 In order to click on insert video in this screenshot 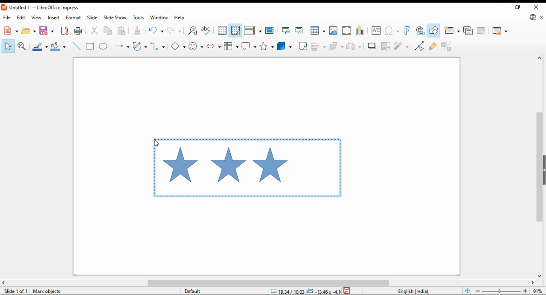, I will do `click(346, 30)`.